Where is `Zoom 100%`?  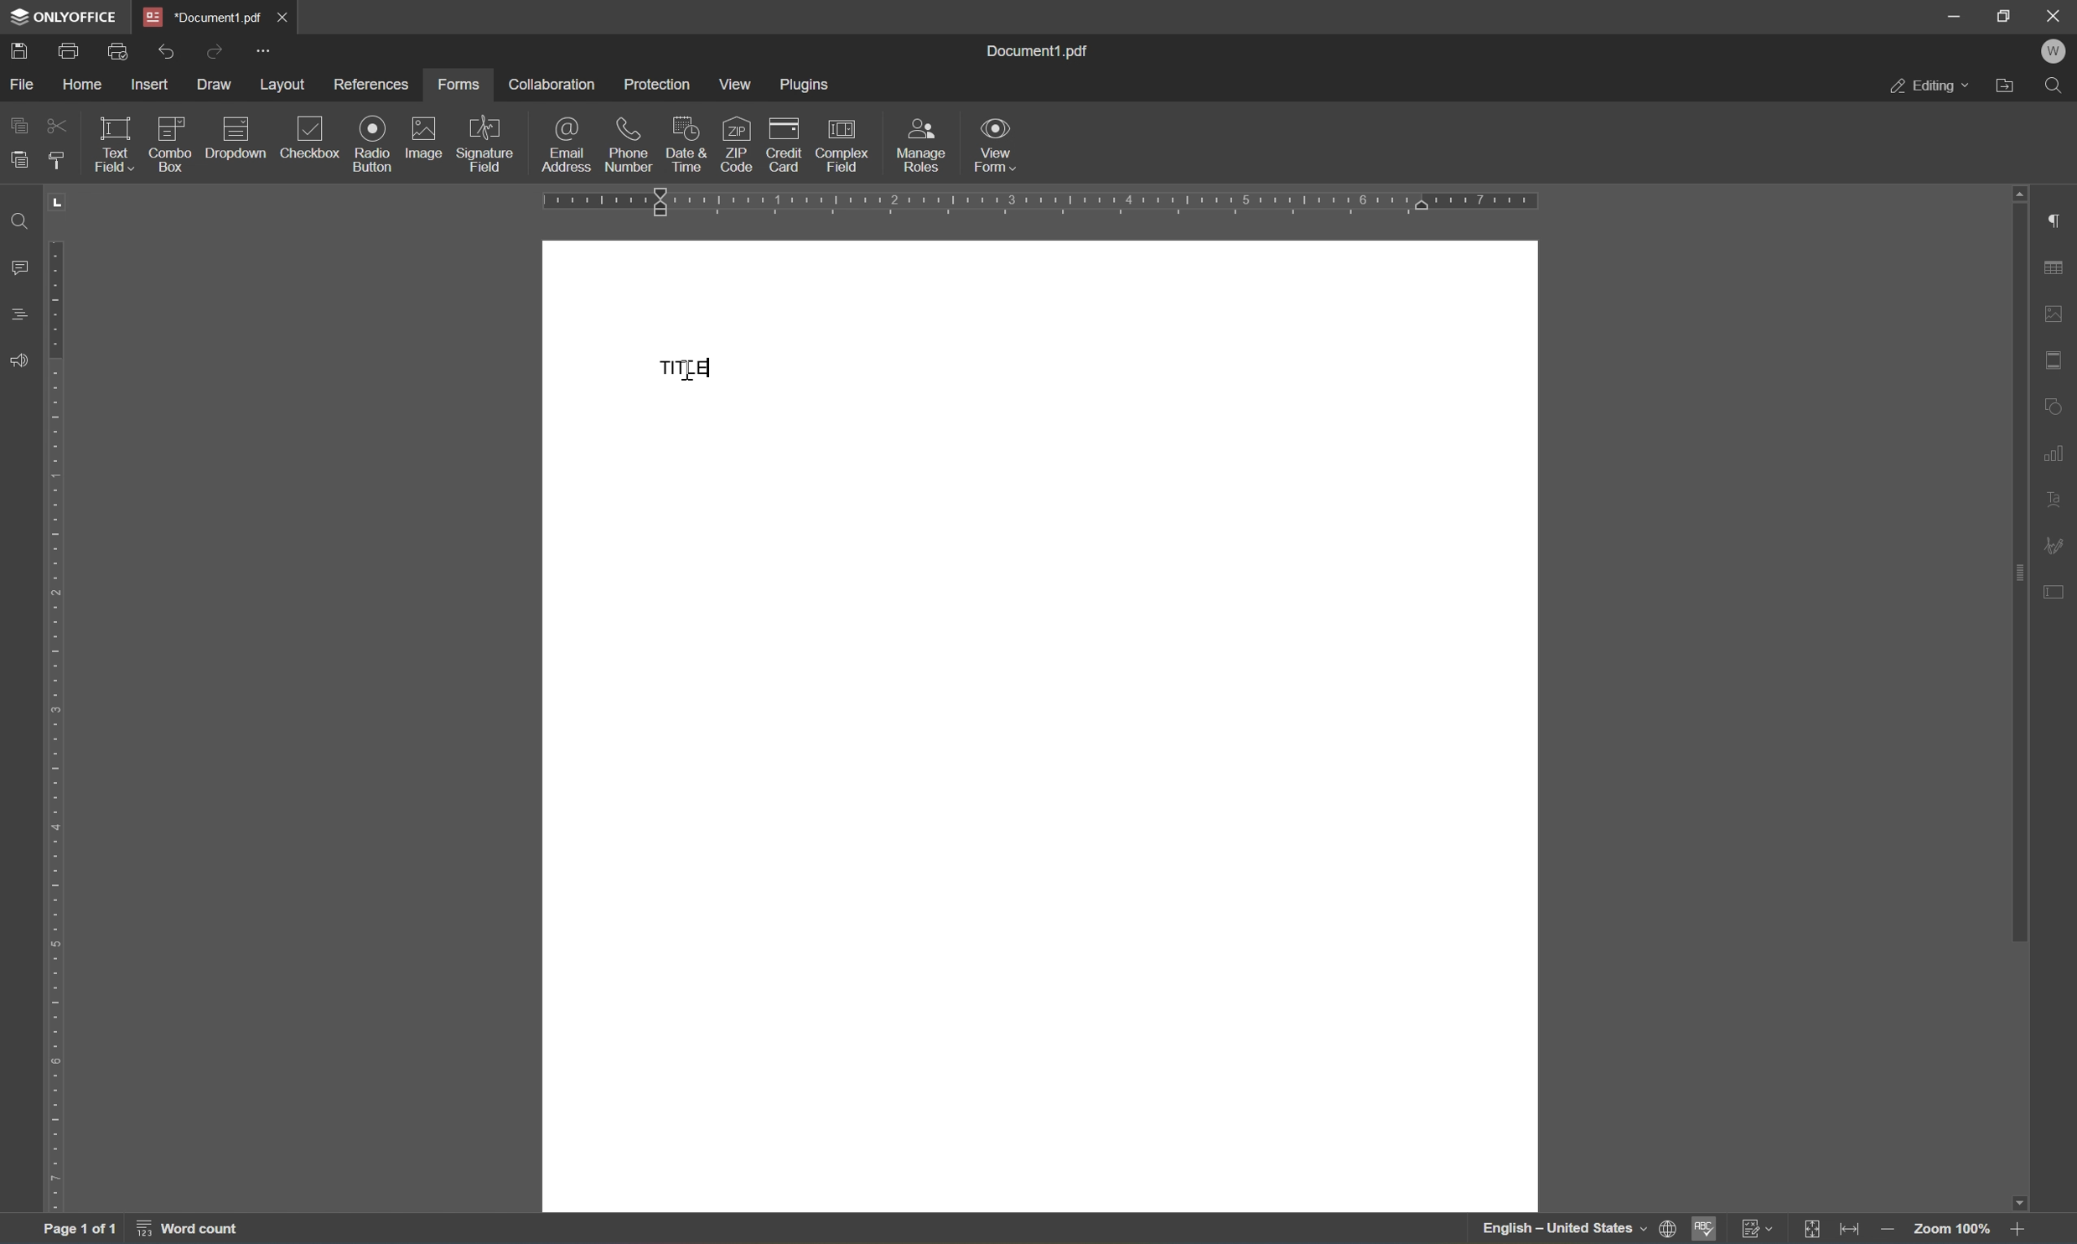 Zoom 100% is located at coordinates (1954, 1231).